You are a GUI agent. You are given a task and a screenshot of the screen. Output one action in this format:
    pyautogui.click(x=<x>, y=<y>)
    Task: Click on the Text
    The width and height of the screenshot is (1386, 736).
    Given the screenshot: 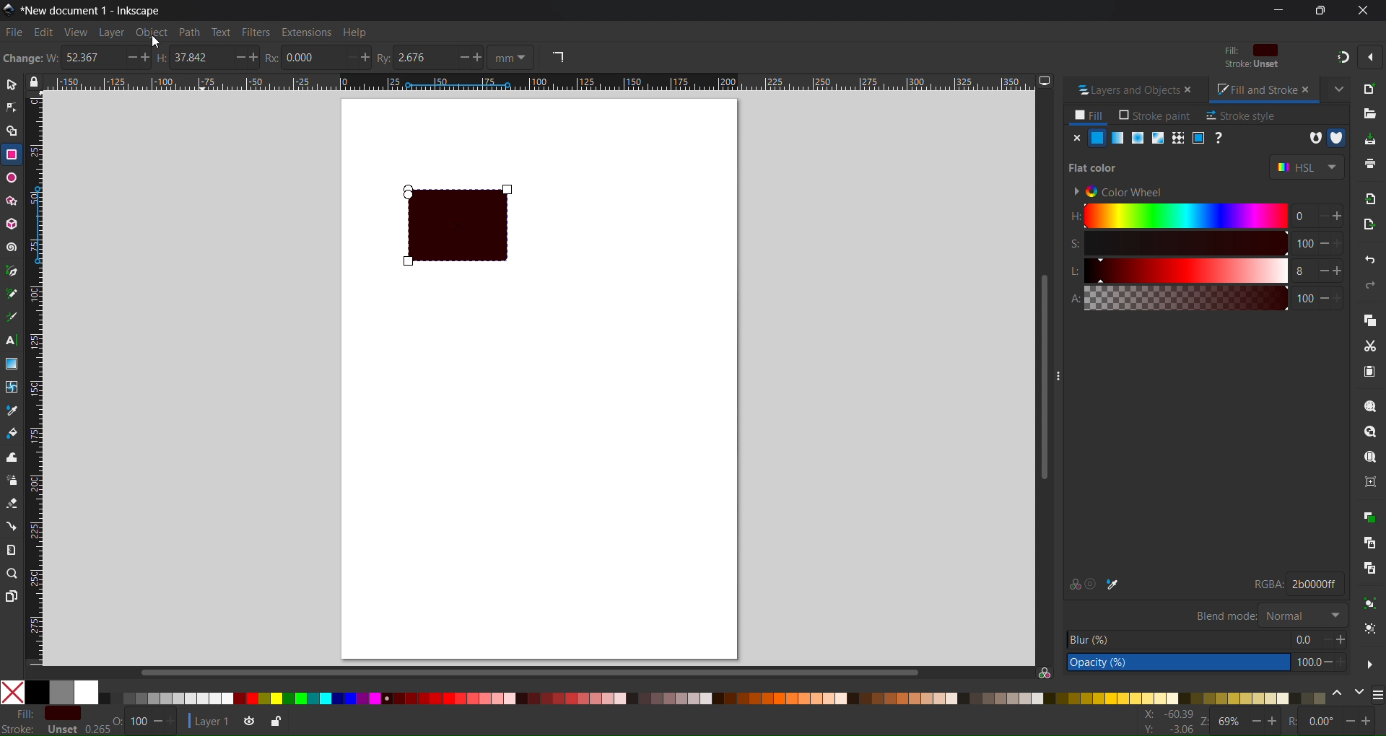 What is the action you would take?
    pyautogui.click(x=222, y=32)
    